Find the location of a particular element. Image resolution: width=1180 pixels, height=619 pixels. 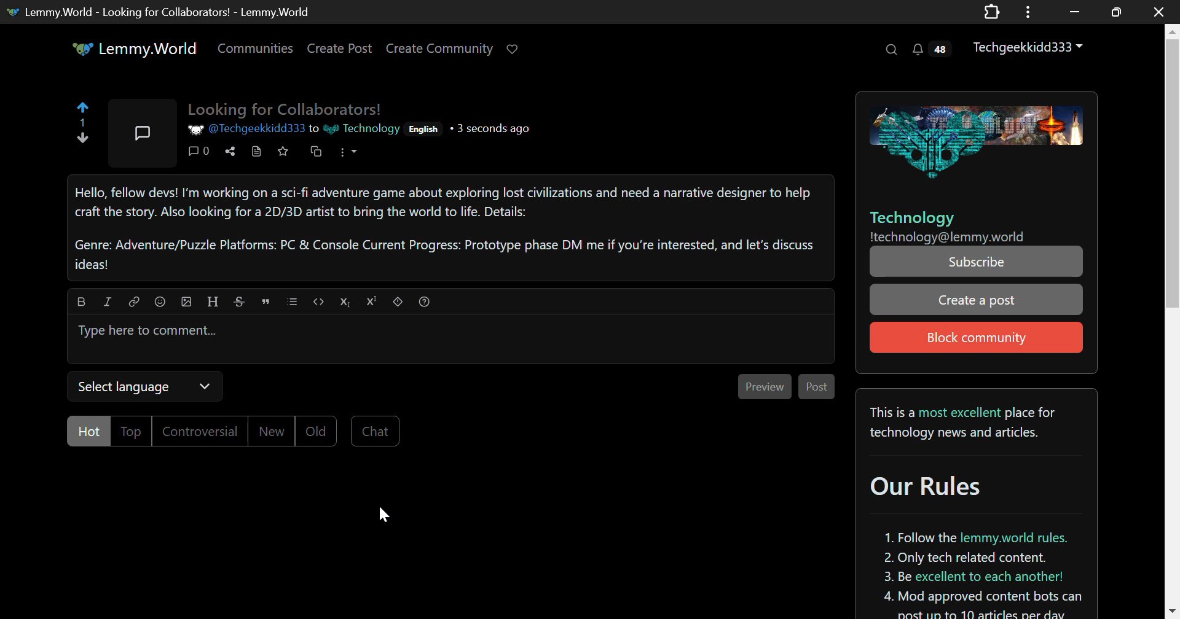

Select Language is located at coordinates (140, 387).